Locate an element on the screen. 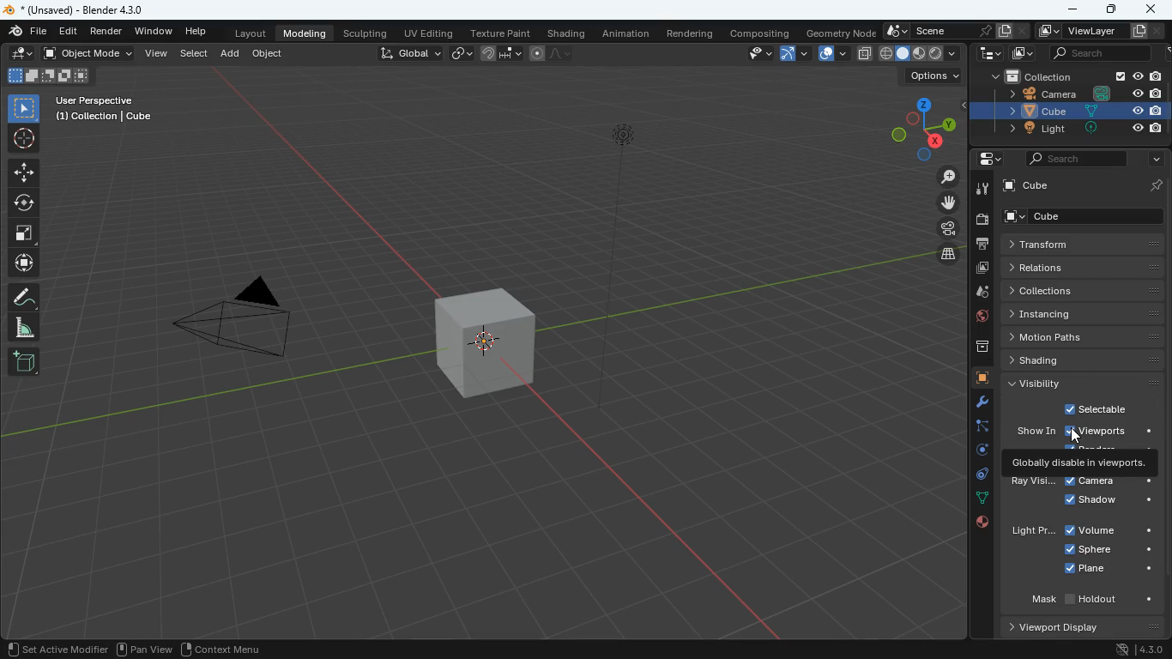 This screenshot has height=659, width=1172. pan view is located at coordinates (142, 648).